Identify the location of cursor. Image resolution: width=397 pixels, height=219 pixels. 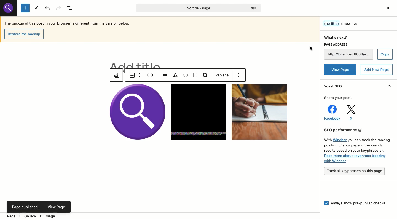
(312, 50).